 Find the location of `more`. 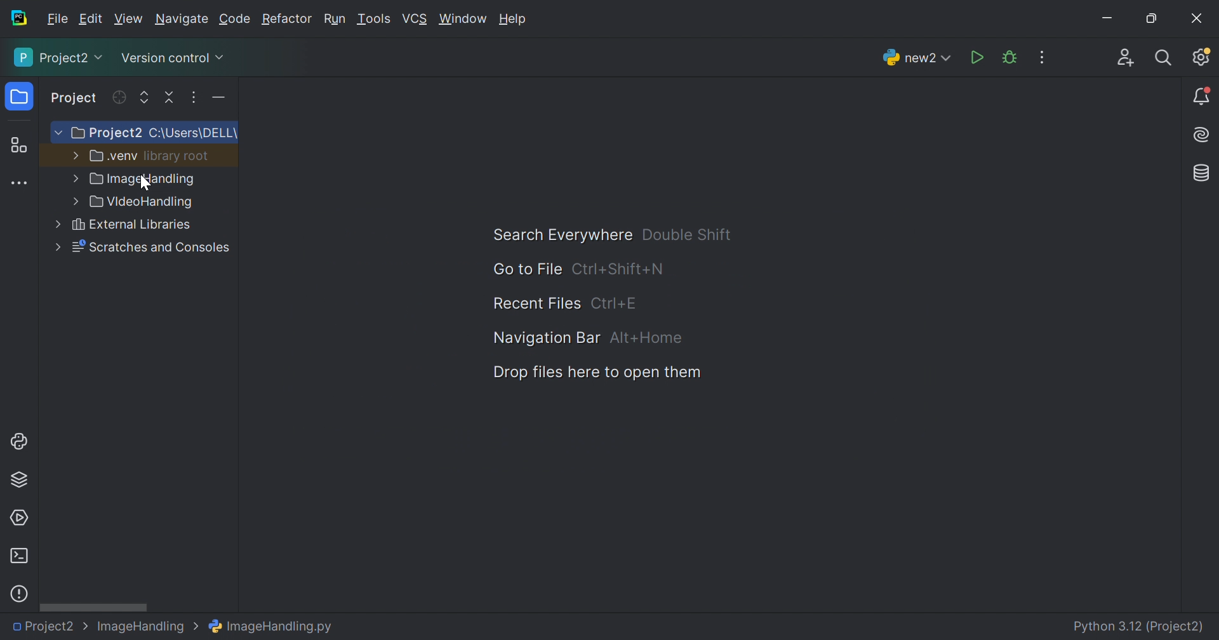

more is located at coordinates (53, 249).